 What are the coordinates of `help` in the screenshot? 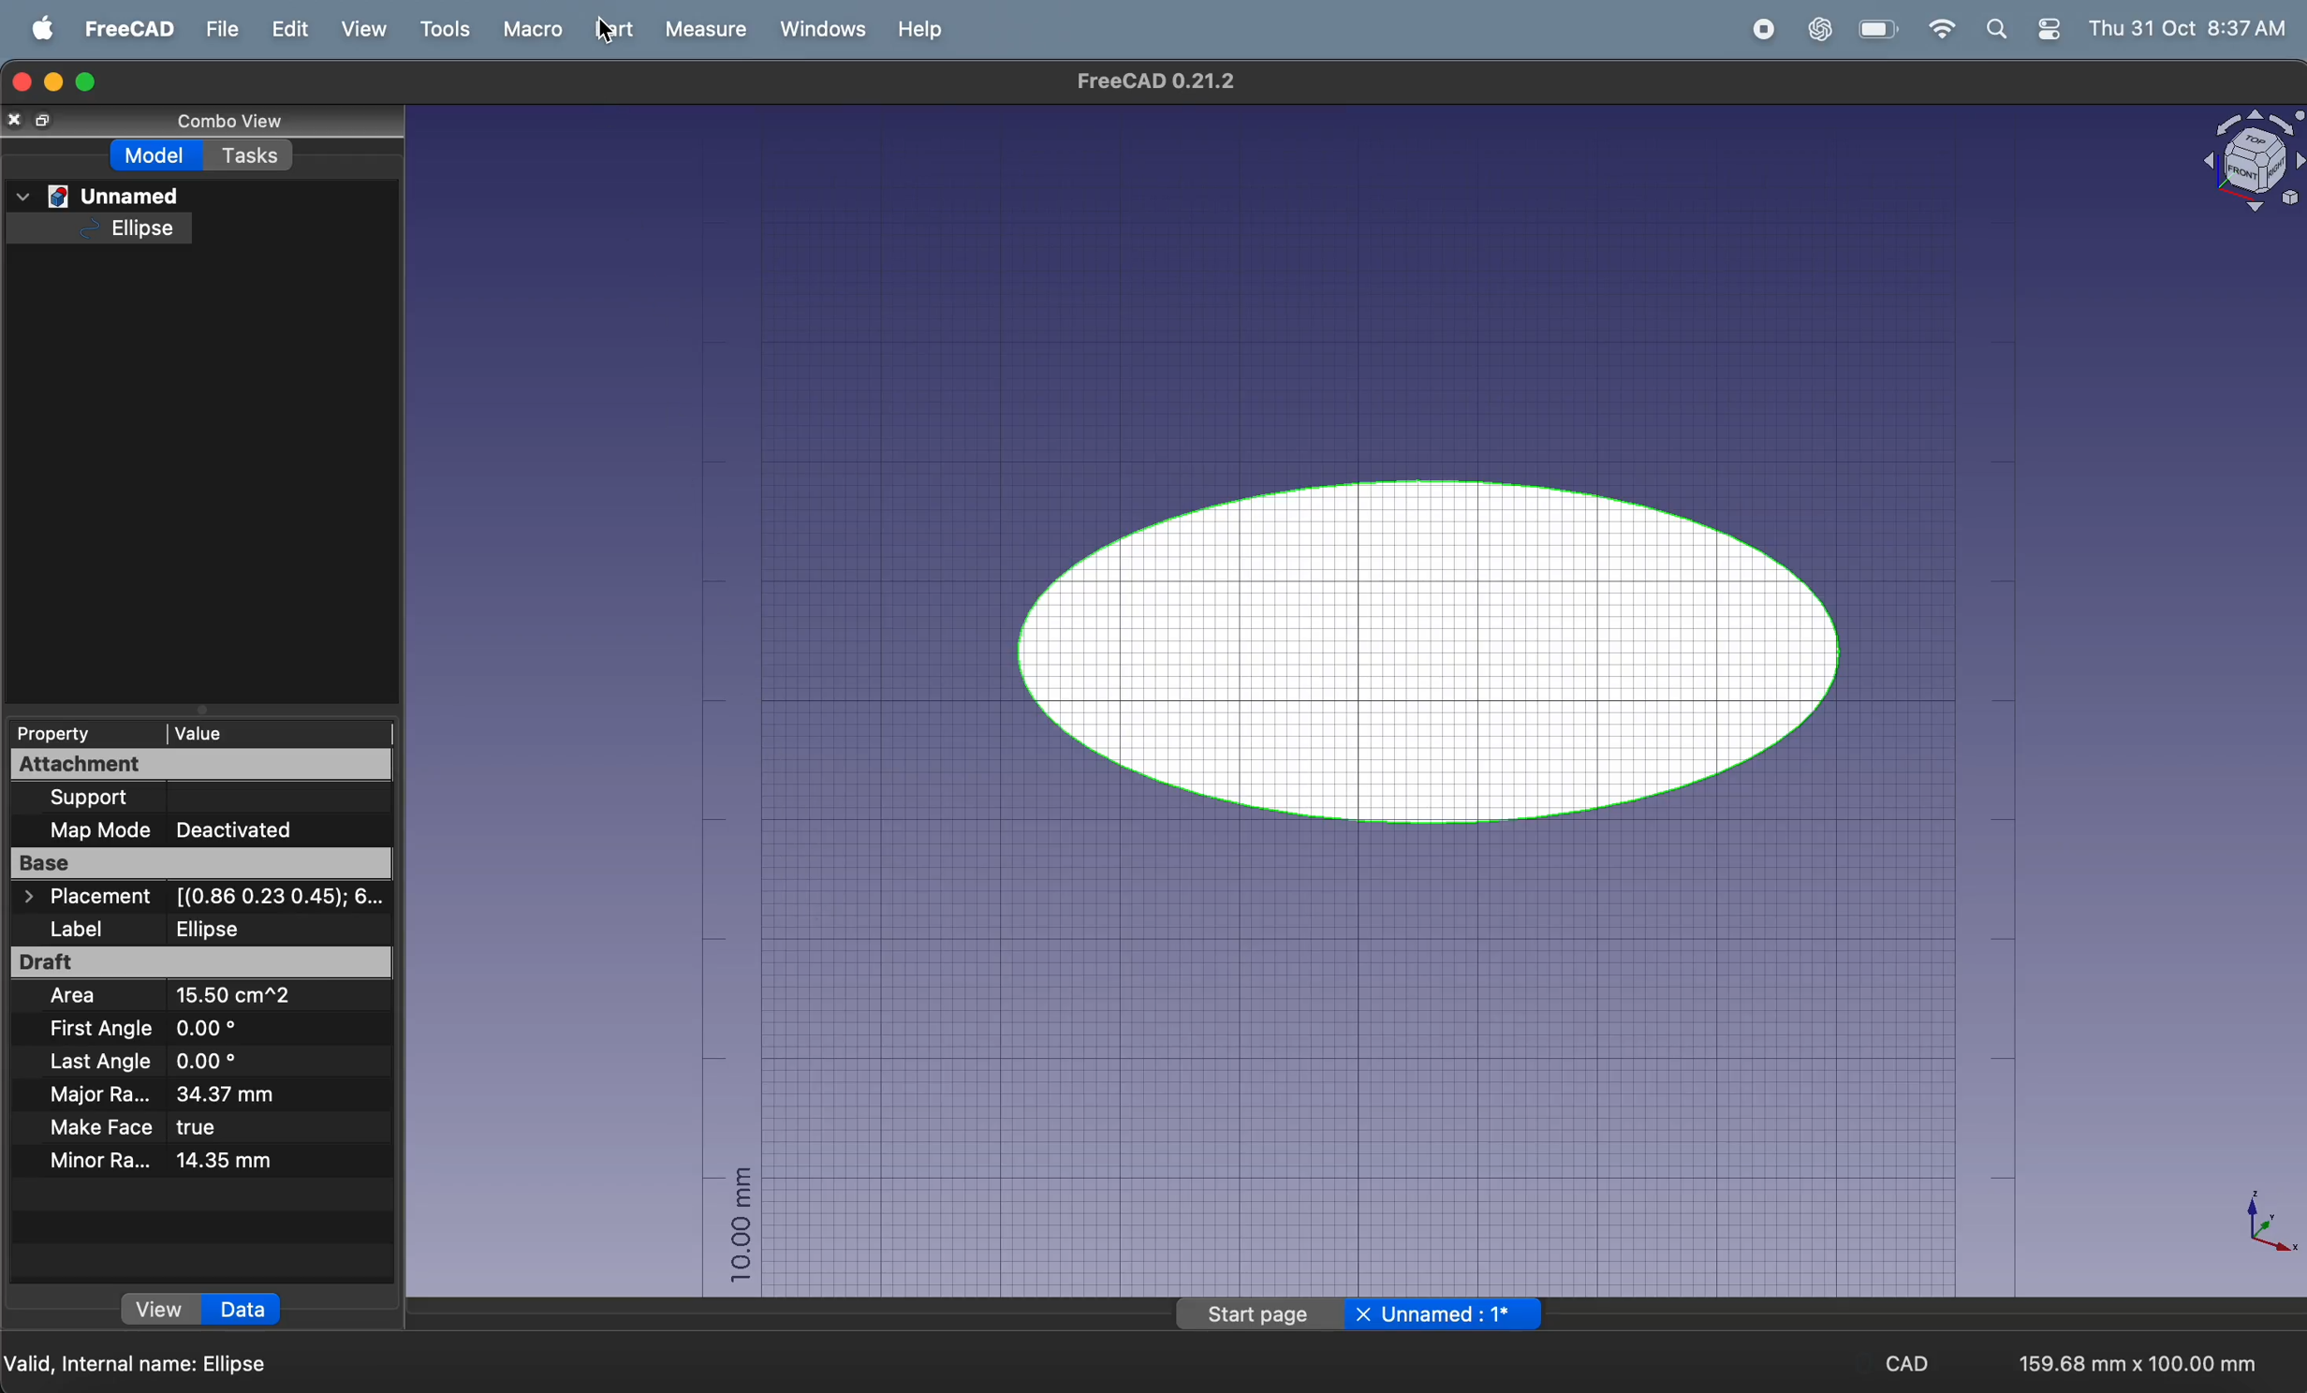 It's located at (925, 28).